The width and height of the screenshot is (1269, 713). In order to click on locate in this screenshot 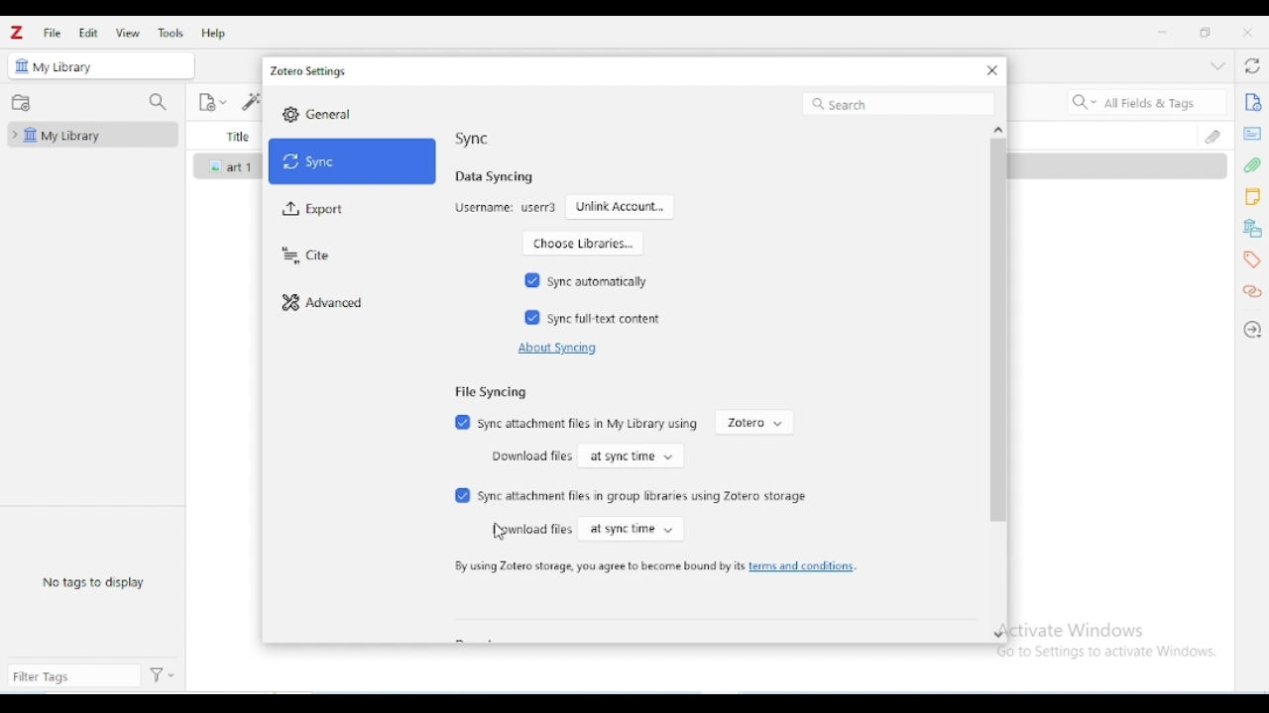, I will do `click(1253, 330)`.